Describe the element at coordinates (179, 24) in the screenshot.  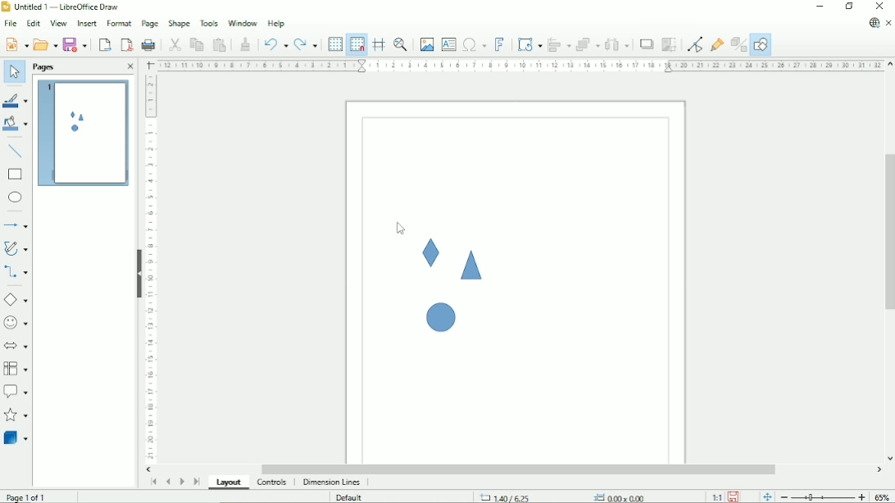
I see `Shape` at that location.